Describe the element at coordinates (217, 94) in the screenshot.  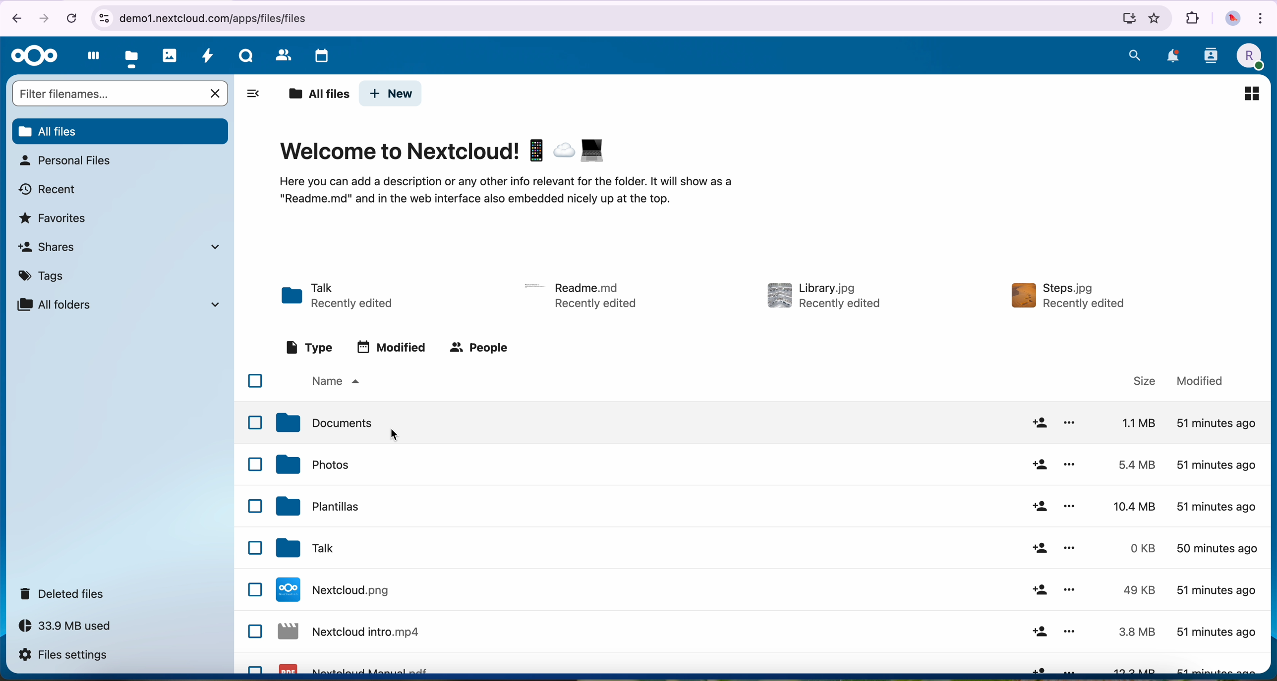
I see `cancel` at that location.